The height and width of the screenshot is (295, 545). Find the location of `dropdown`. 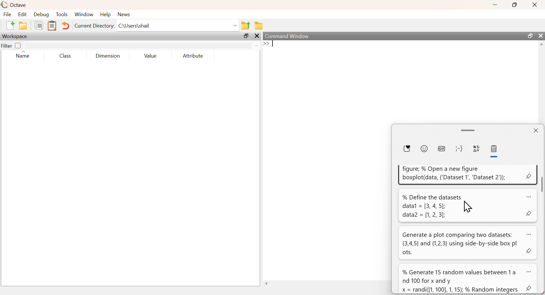

dropdown is located at coordinates (234, 25).